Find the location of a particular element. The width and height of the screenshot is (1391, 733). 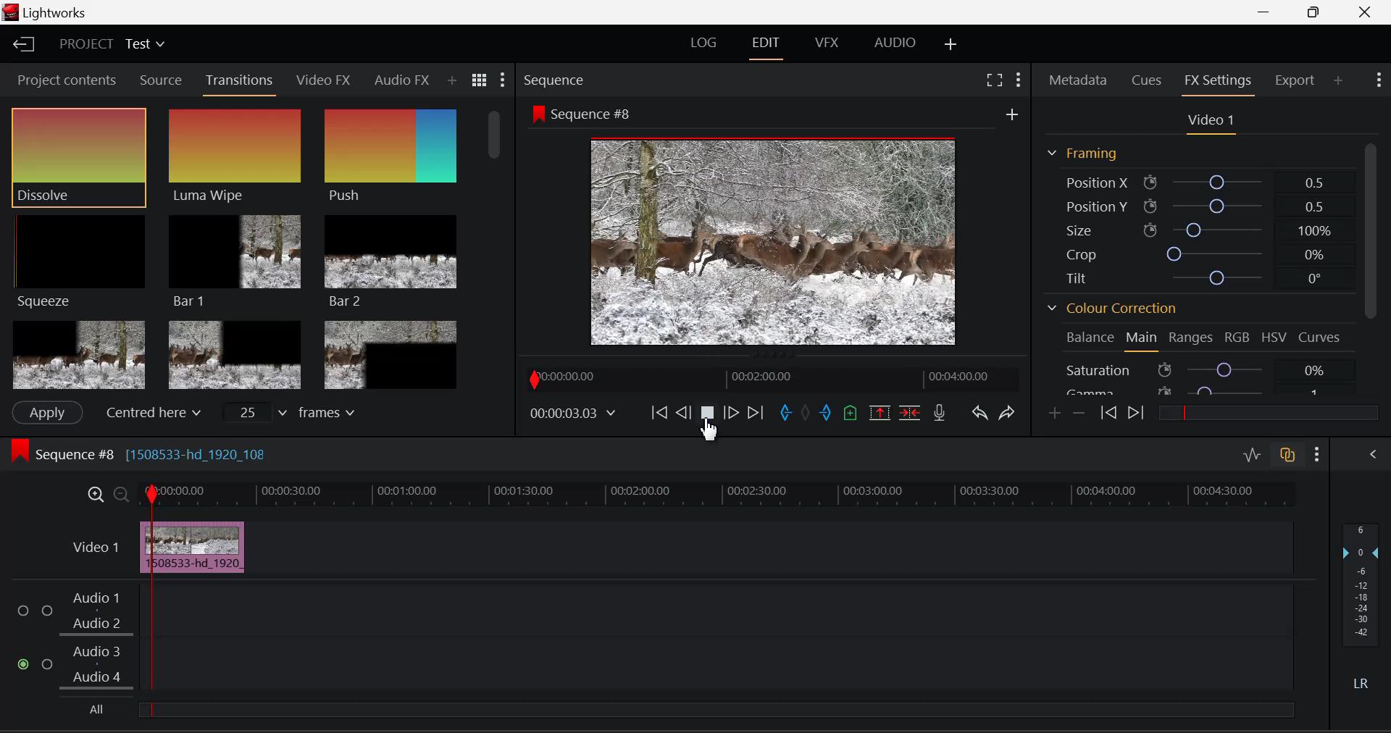

Restore Down is located at coordinates (1269, 12).